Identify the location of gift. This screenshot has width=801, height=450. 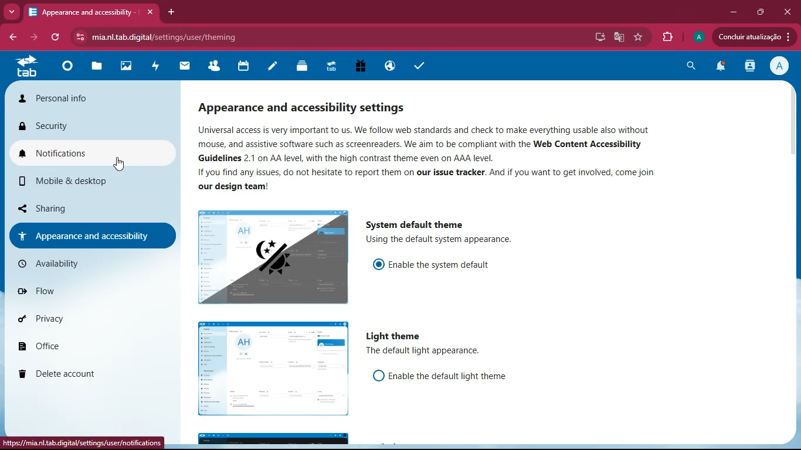
(362, 67).